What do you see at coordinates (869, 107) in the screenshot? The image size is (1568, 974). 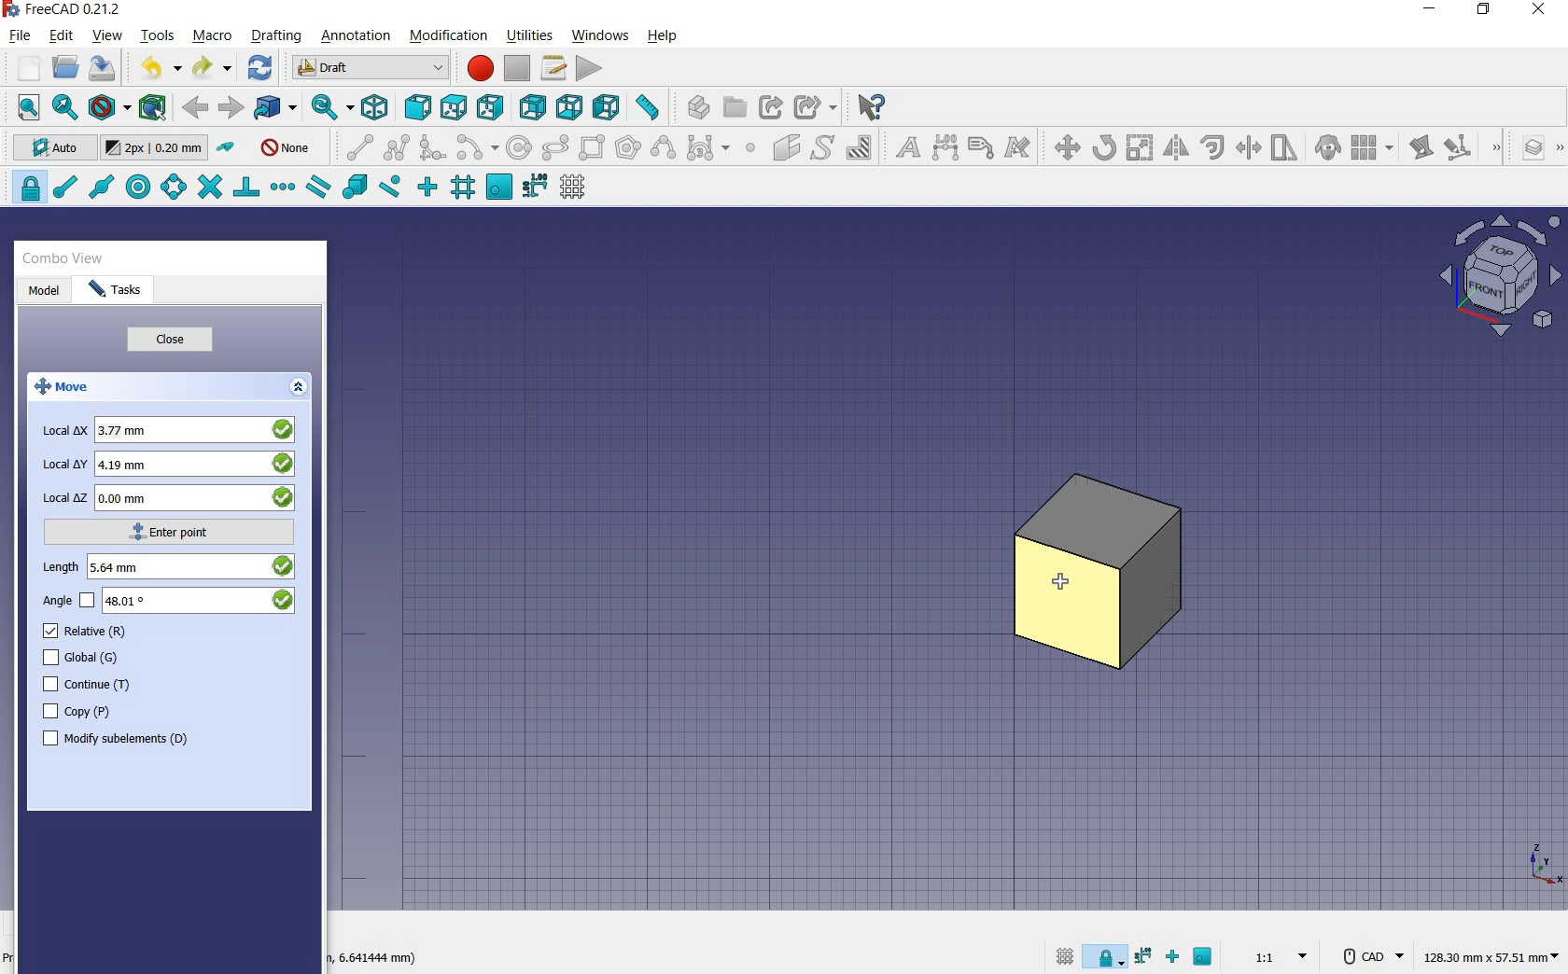 I see `what's this?` at bounding box center [869, 107].